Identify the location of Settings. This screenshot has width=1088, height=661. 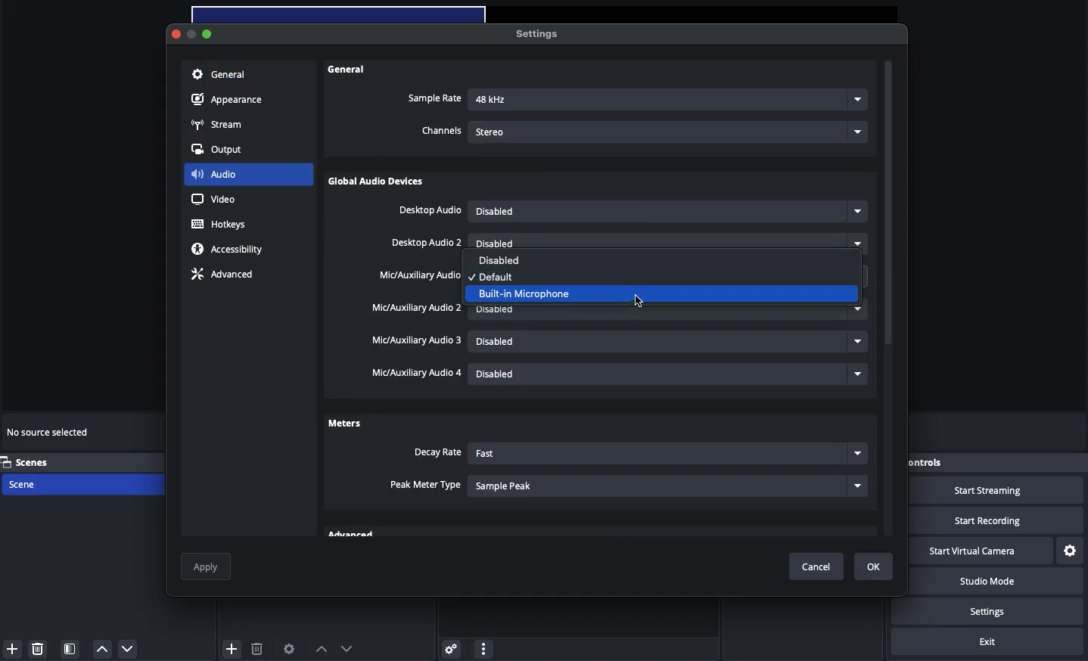
(1071, 551).